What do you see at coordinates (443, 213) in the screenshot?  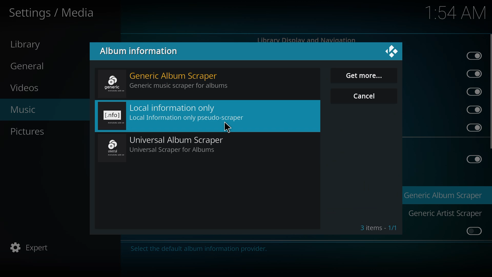 I see `generic` at bounding box center [443, 213].